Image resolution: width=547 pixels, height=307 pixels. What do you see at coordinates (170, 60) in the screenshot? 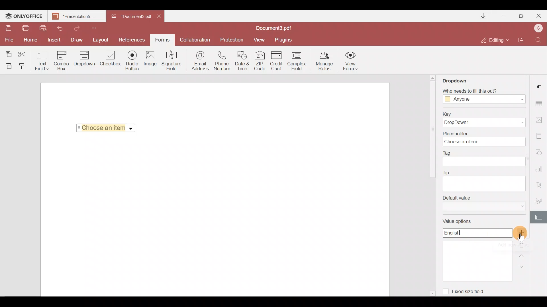
I see `Signature field` at bounding box center [170, 60].